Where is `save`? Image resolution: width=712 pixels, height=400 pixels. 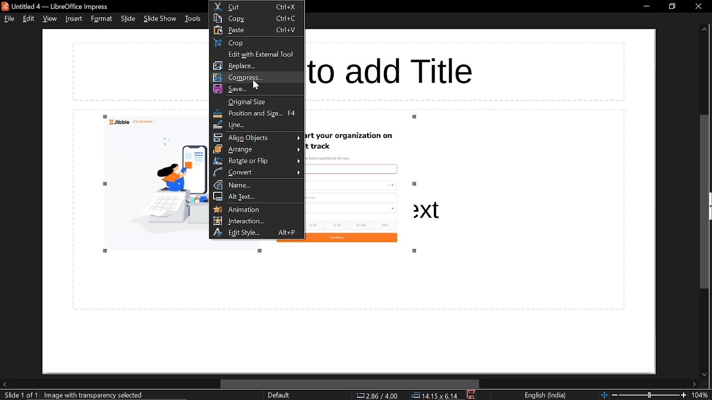
save is located at coordinates (472, 395).